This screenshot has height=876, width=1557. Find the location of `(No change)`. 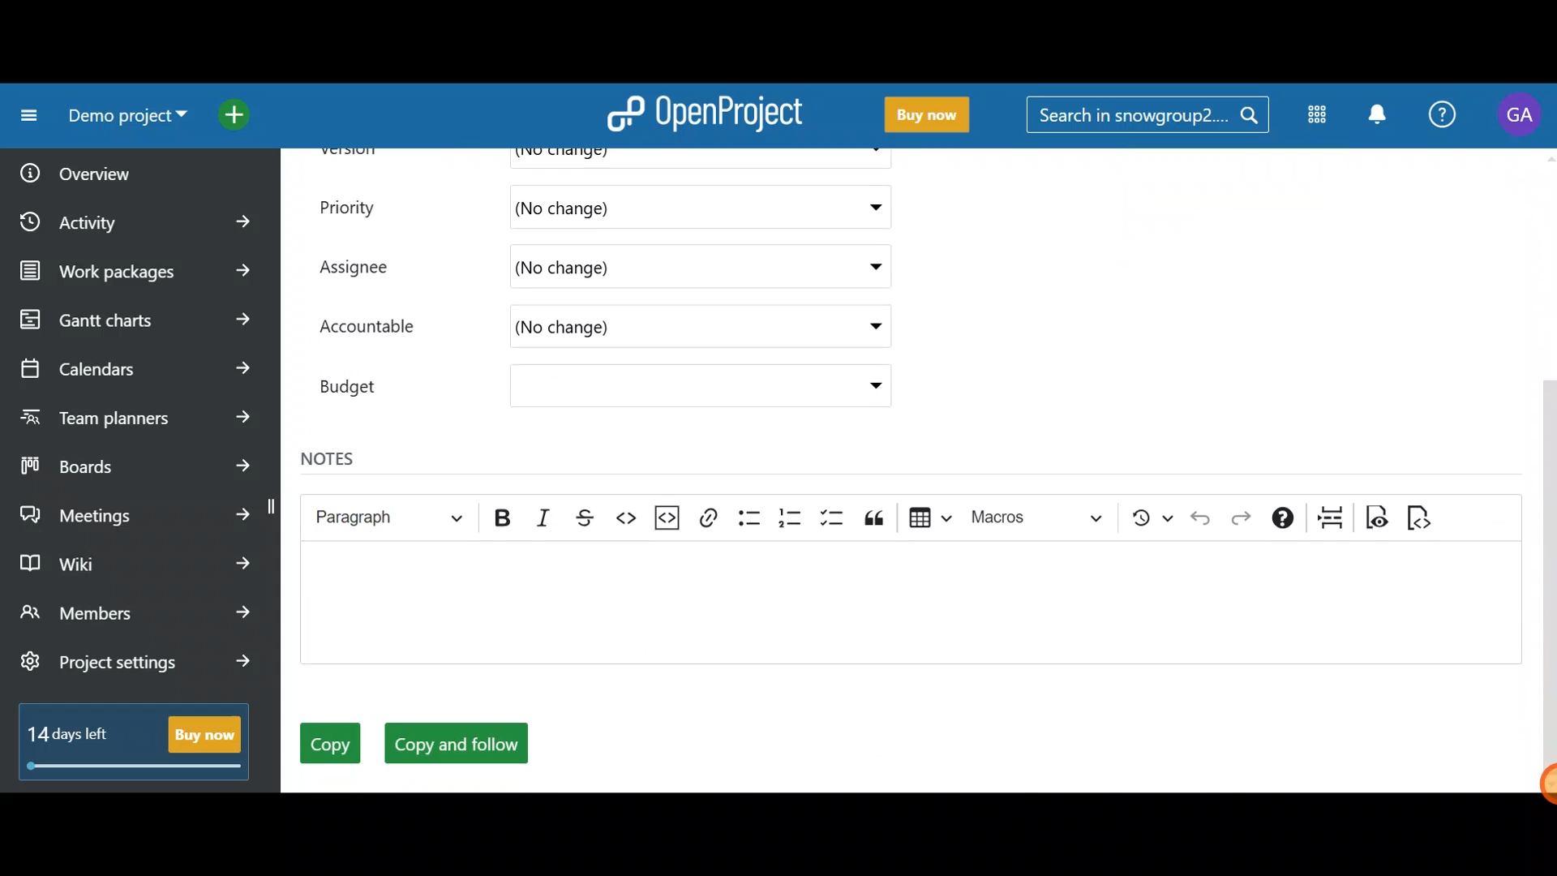

(No change) is located at coordinates (663, 204).